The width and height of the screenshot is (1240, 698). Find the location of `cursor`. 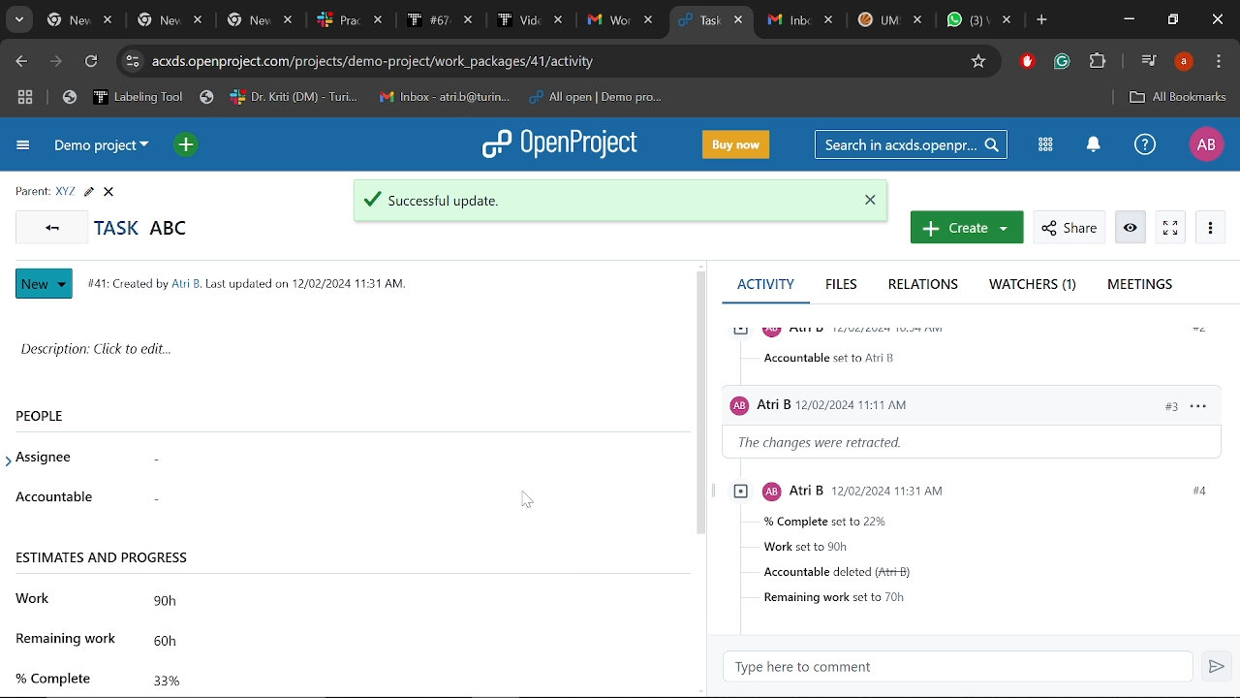

cursor is located at coordinates (526, 498).